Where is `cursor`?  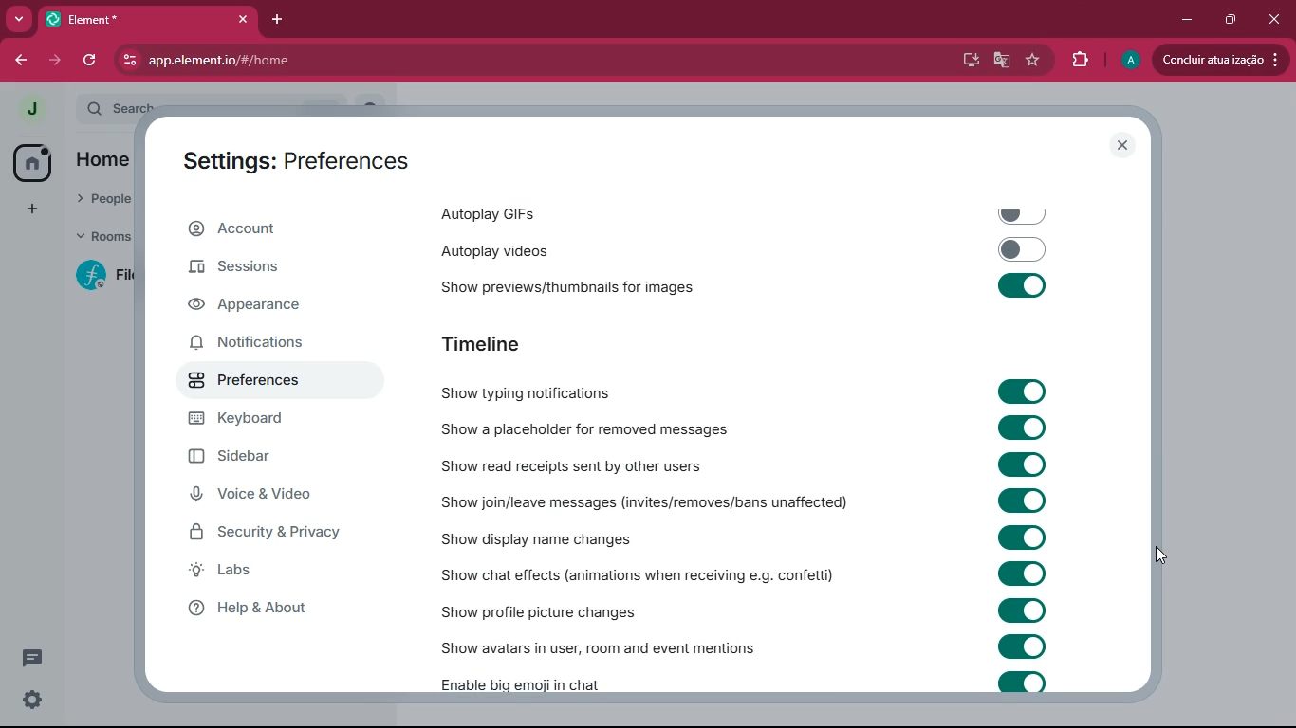 cursor is located at coordinates (1157, 555).